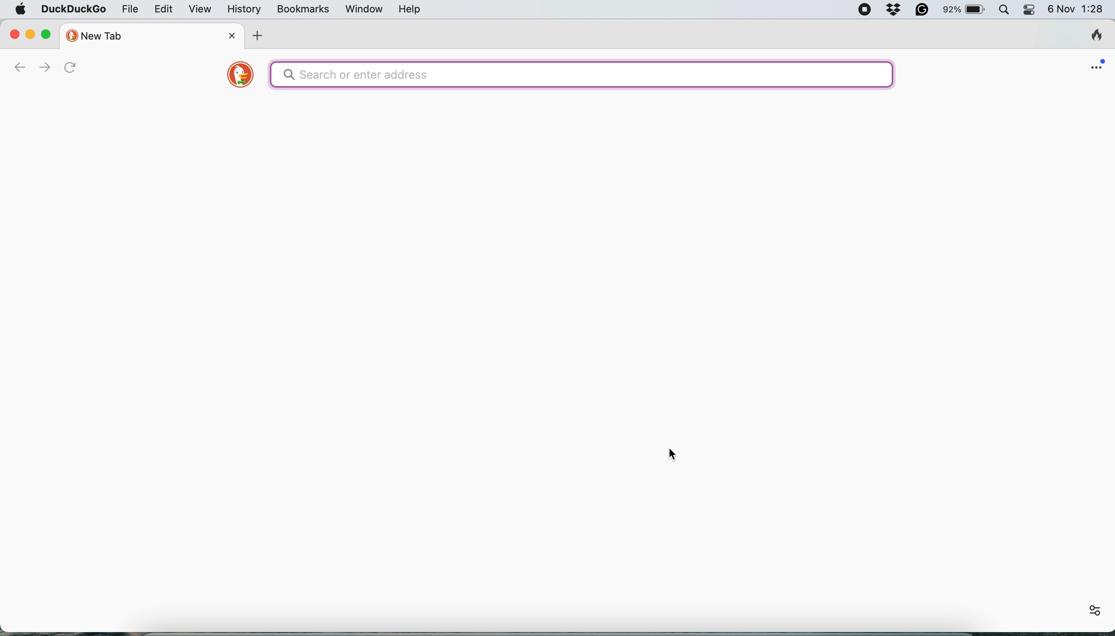 The height and width of the screenshot is (636, 1115). I want to click on duckduckgo logo, so click(235, 77).